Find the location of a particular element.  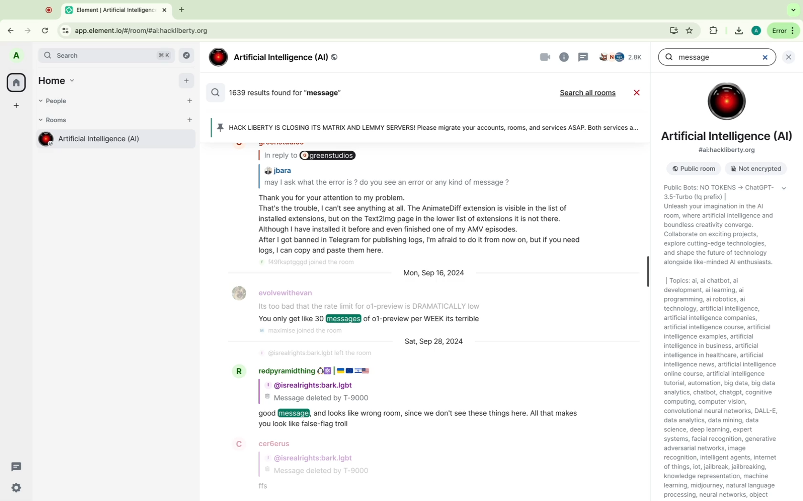

profile is located at coordinates (313, 371).